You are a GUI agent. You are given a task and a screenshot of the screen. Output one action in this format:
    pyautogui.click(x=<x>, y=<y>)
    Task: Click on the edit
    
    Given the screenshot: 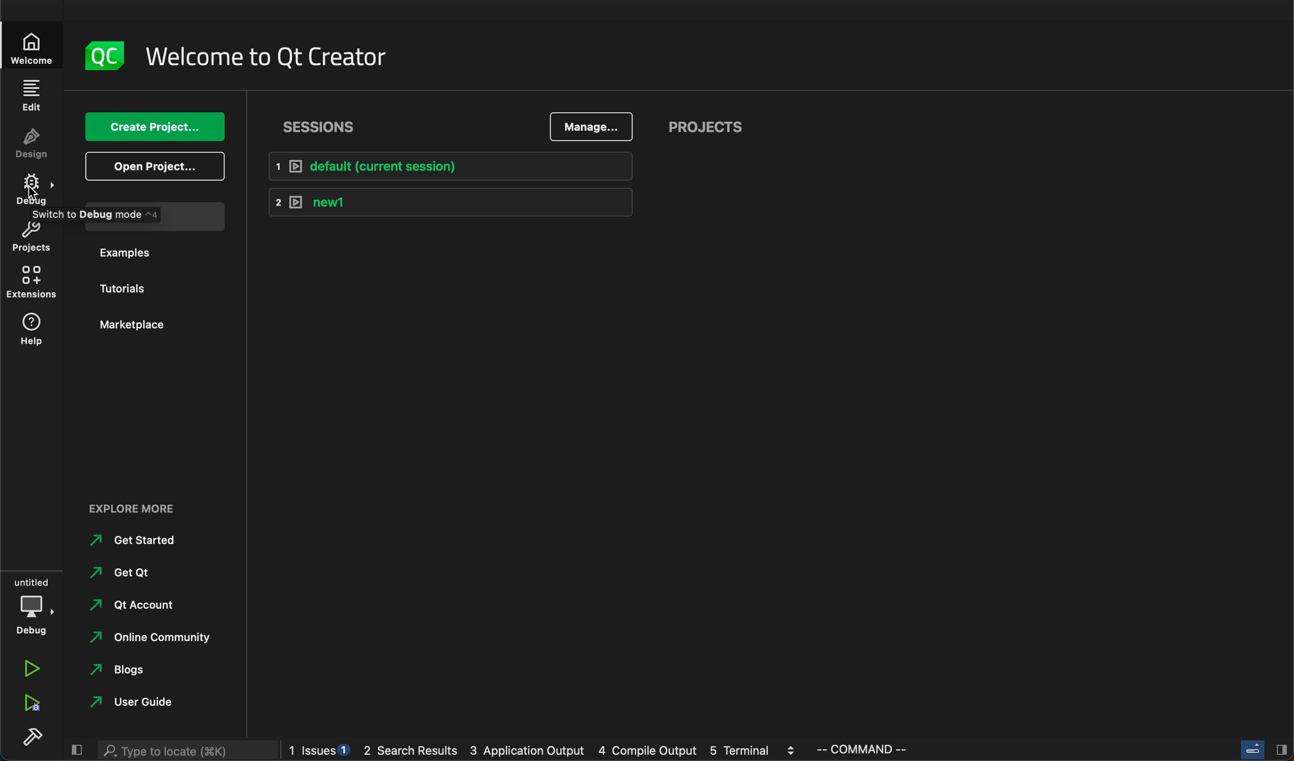 What is the action you would take?
    pyautogui.click(x=32, y=96)
    